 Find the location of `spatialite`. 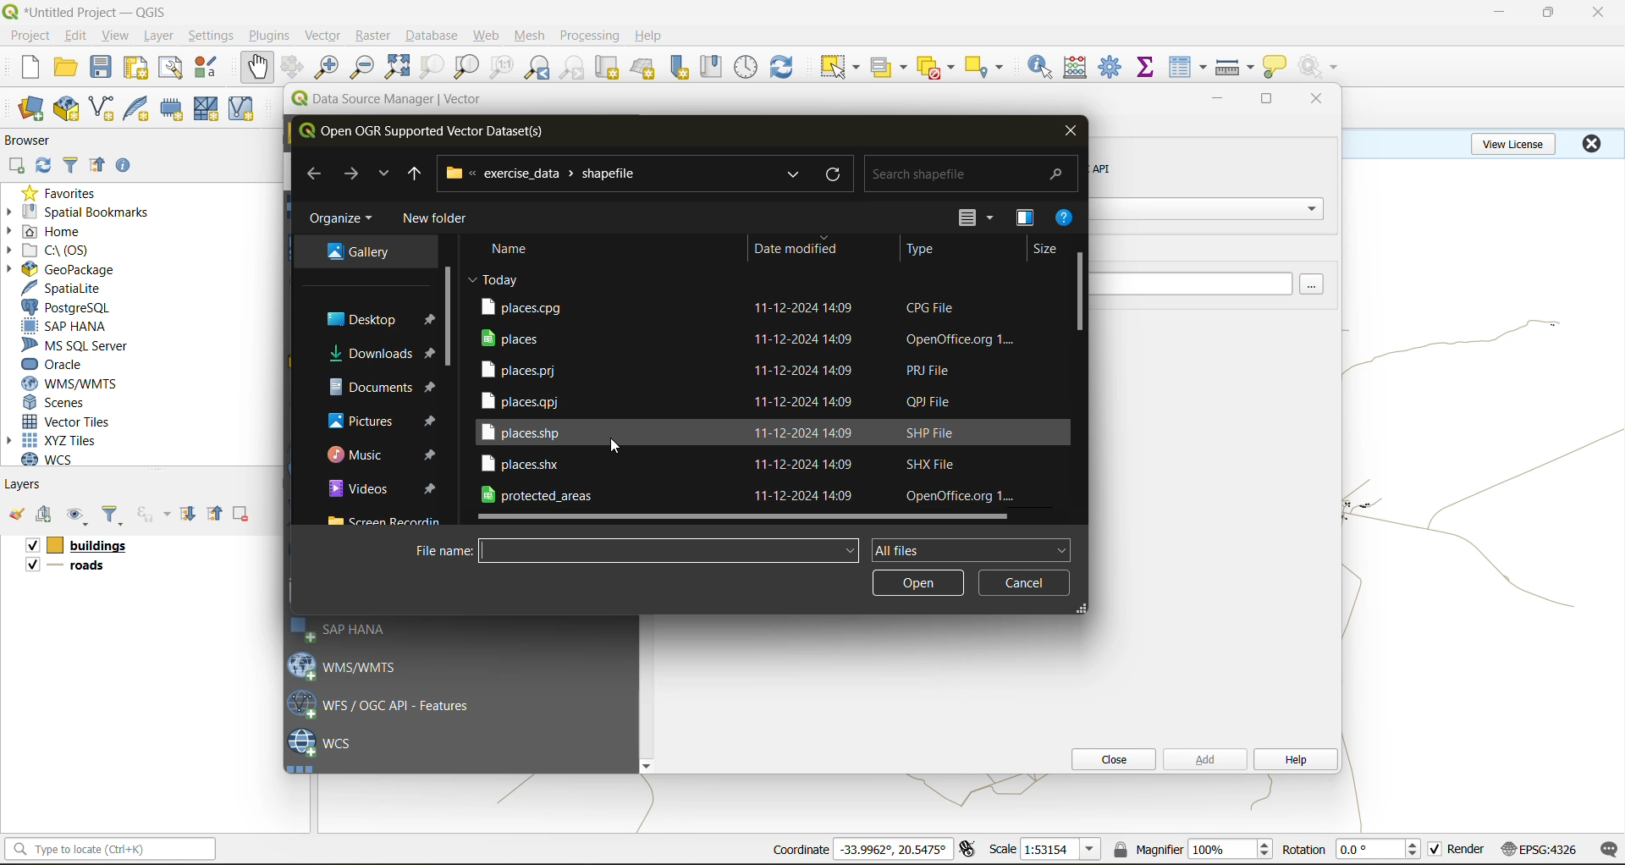

spatialite is located at coordinates (70, 289).